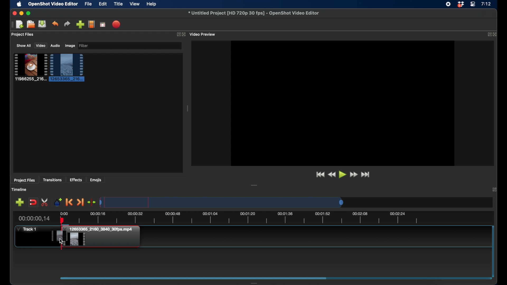 Image resolution: width=507 pixels, height=285 pixels. What do you see at coordinates (448, 4) in the screenshot?
I see `screen recorder icon` at bounding box center [448, 4].